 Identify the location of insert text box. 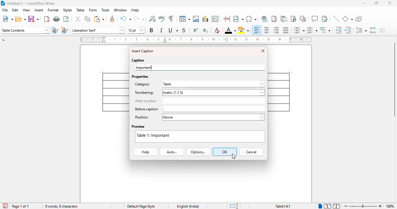
(215, 19).